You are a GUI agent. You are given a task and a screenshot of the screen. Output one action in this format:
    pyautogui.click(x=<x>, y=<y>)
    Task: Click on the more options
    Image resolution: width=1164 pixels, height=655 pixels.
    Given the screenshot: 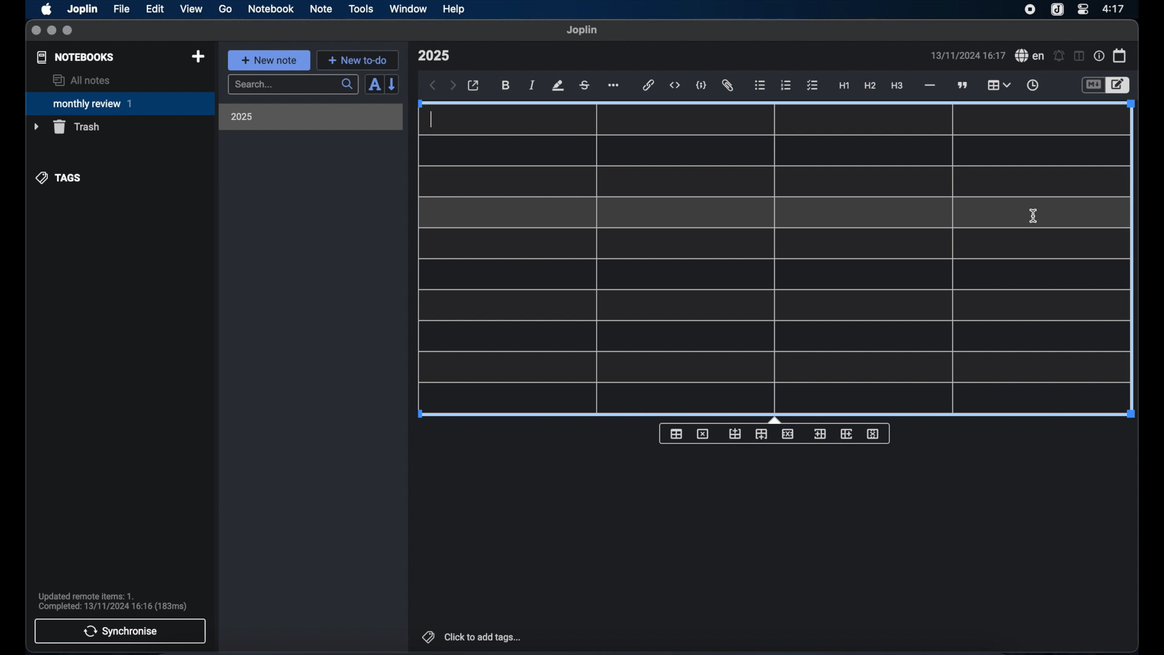 What is the action you would take?
    pyautogui.click(x=615, y=86)
    